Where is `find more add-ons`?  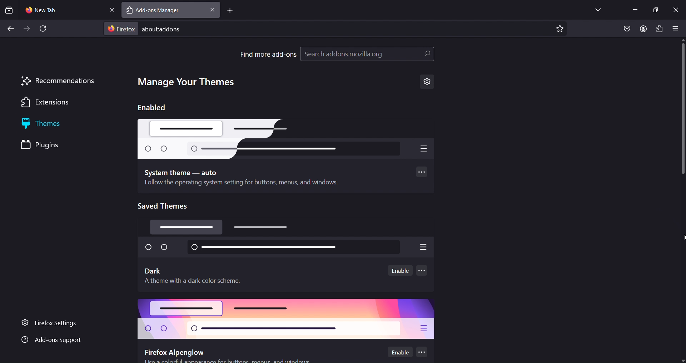
find more add-ons is located at coordinates (268, 54).